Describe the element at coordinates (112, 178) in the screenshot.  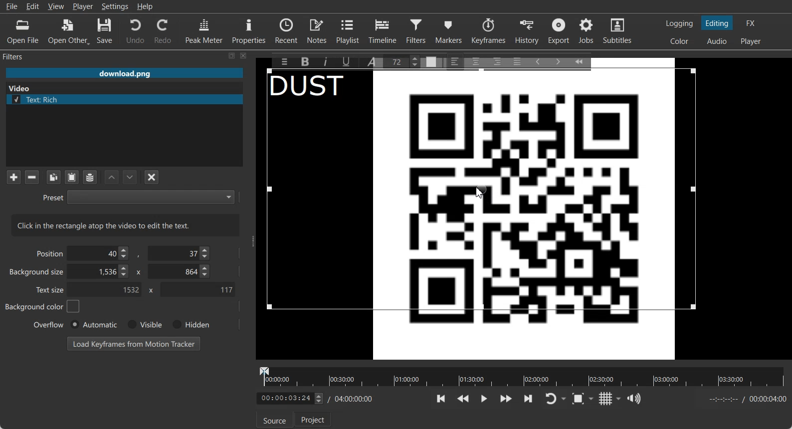
I see `Move Filter up` at that location.